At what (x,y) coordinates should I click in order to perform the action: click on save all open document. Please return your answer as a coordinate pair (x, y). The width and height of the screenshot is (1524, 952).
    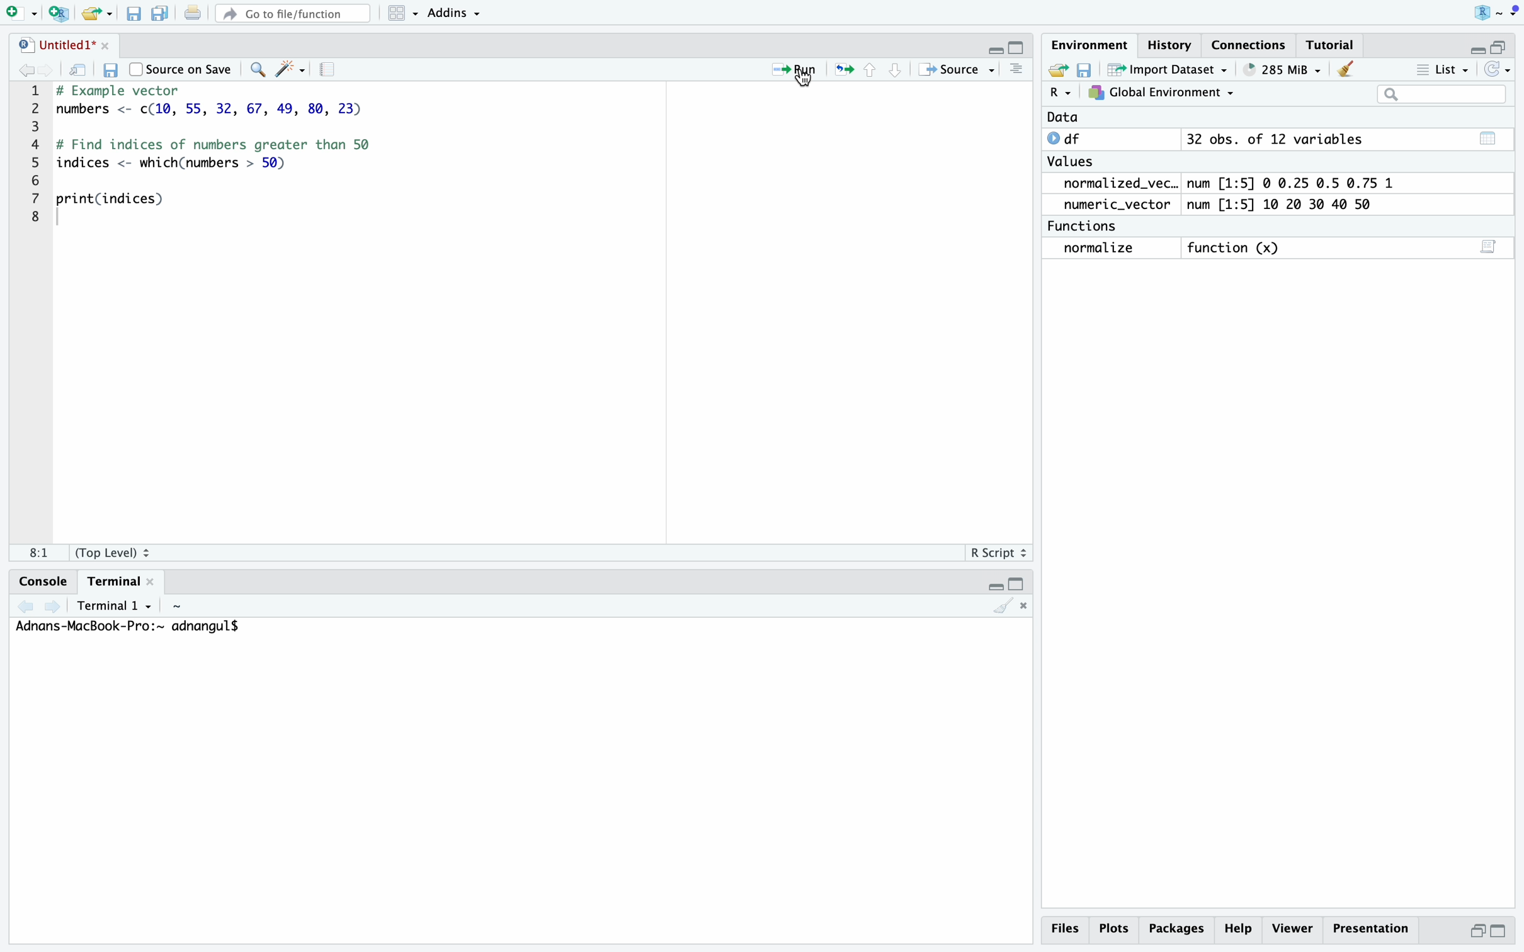
    Looking at the image, I should click on (158, 13).